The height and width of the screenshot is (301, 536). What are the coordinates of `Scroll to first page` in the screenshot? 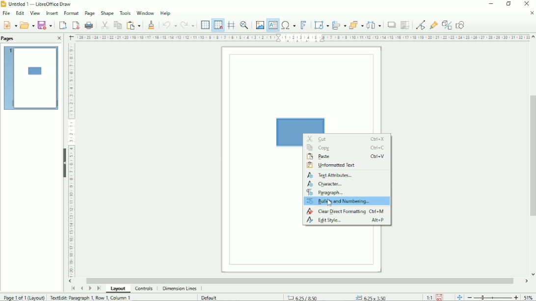 It's located at (73, 288).